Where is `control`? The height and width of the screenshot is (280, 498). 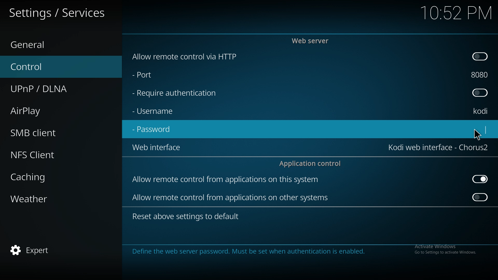
control is located at coordinates (53, 67).